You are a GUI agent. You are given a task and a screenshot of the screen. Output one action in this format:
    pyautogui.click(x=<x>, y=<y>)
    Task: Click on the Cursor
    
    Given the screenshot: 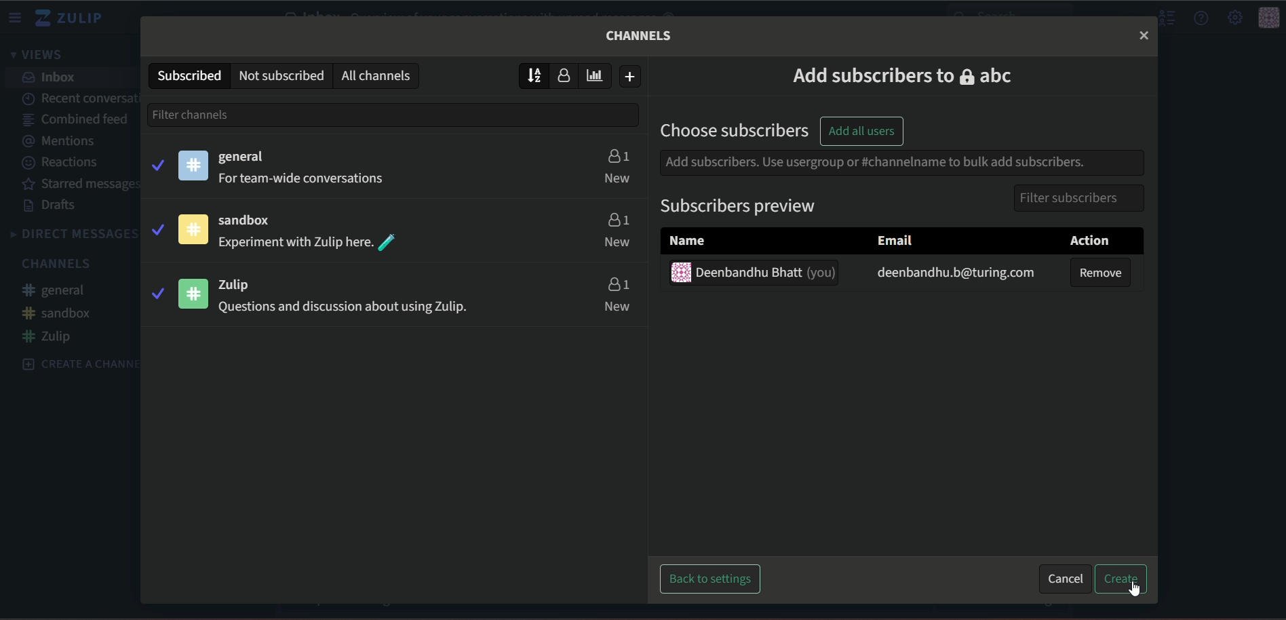 What is the action you would take?
    pyautogui.click(x=1133, y=588)
    